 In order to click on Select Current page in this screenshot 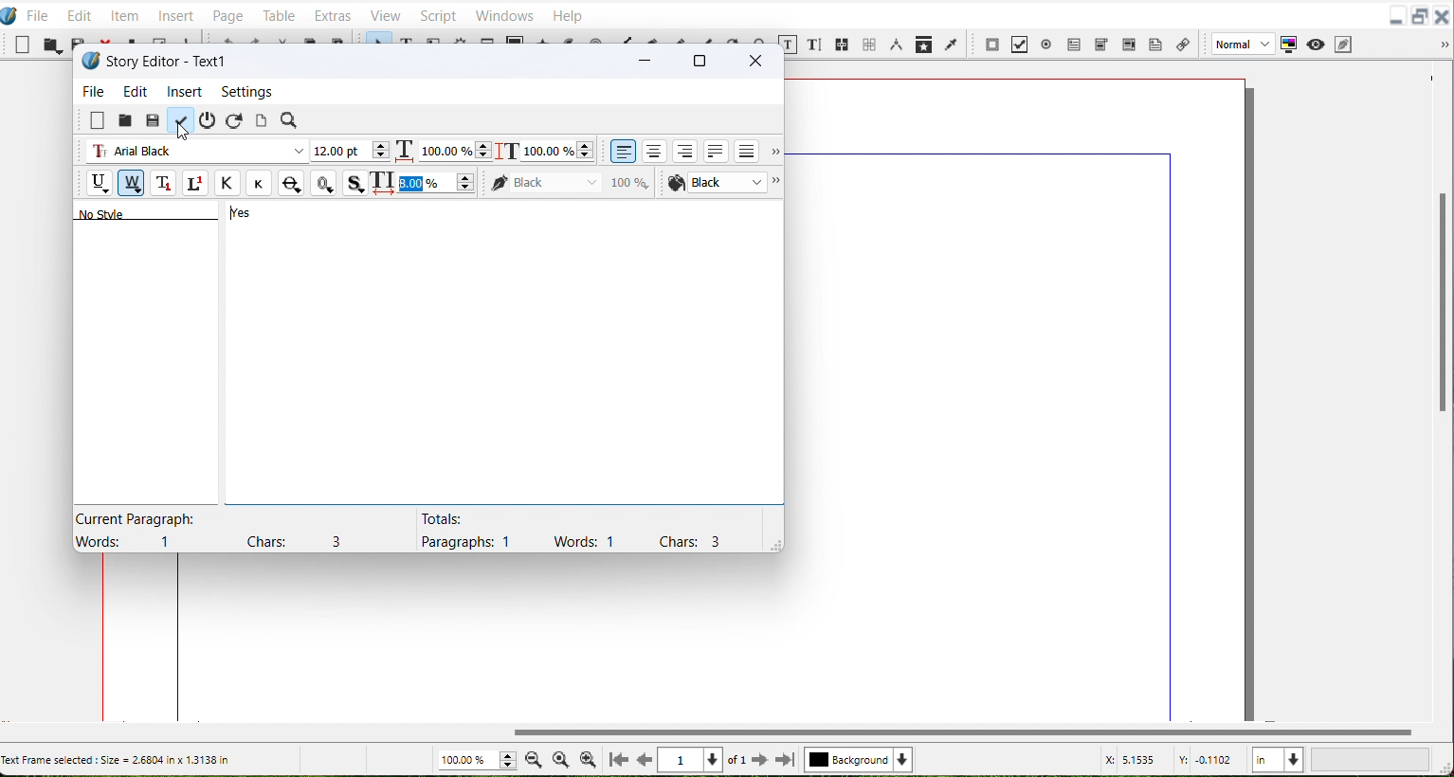, I will do `click(704, 760)`.